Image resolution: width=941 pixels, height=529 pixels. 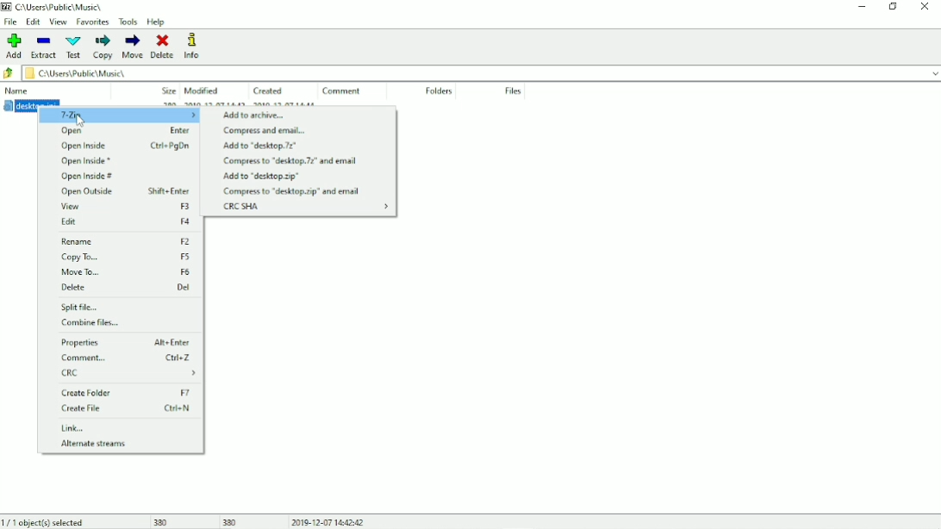 What do you see at coordinates (34, 22) in the screenshot?
I see `Edit` at bounding box center [34, 22].